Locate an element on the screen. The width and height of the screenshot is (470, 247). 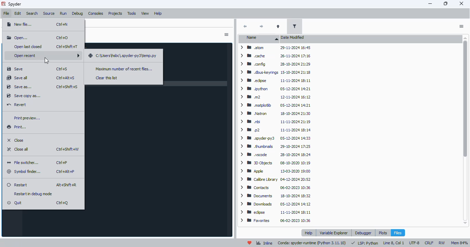
shortcut for new file is located at coordinates (62, 24).